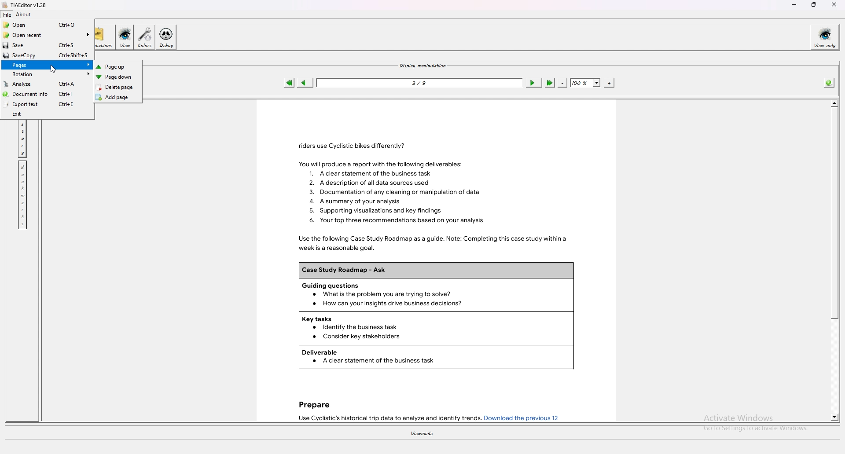 This screenshot has height=454, width=845. Describe the element at coordinates (430, 243) in the screenshot. I see `Use the following Case Study Roadmap as a guide. Note: Completing this case study within a
week is a reasonable goal.` at that location.